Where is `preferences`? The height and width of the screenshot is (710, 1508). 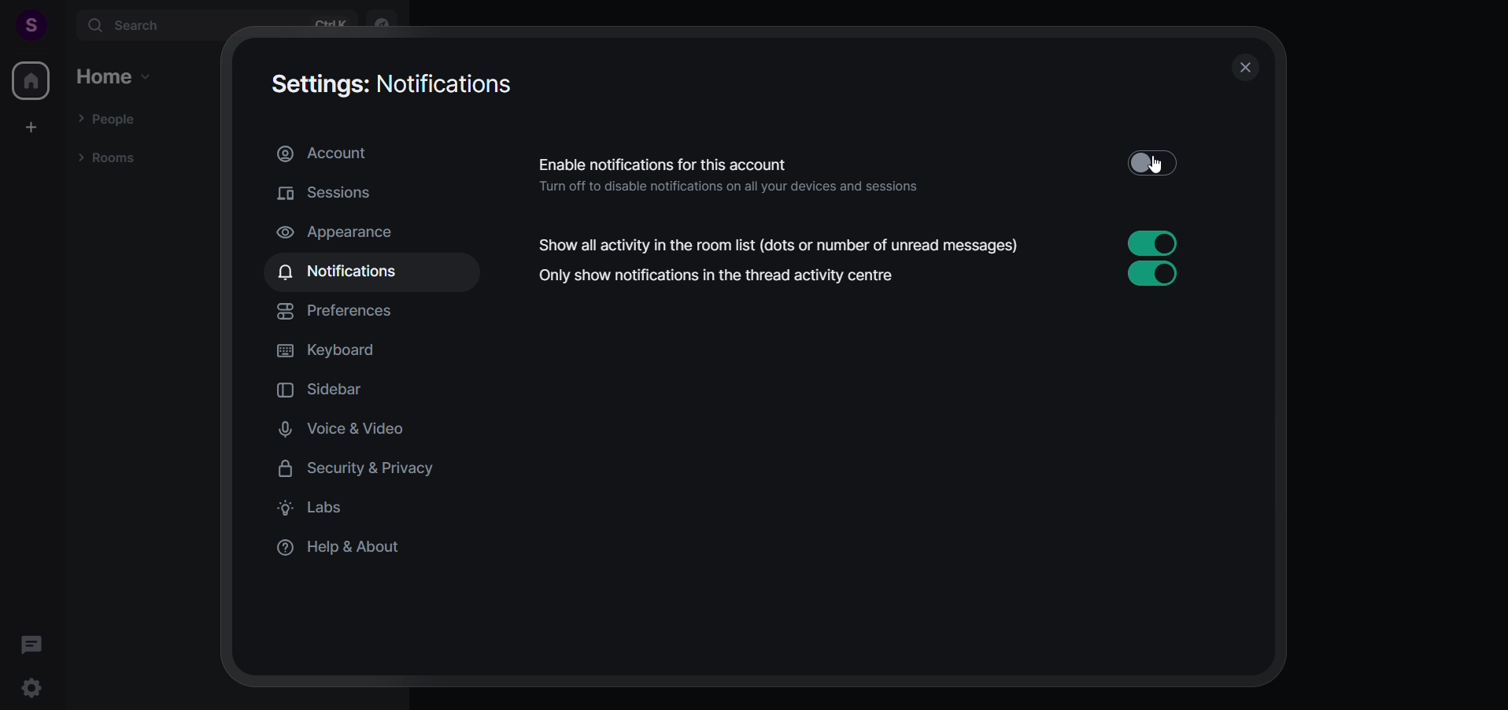 preferences is located at coordinates (345, 312).